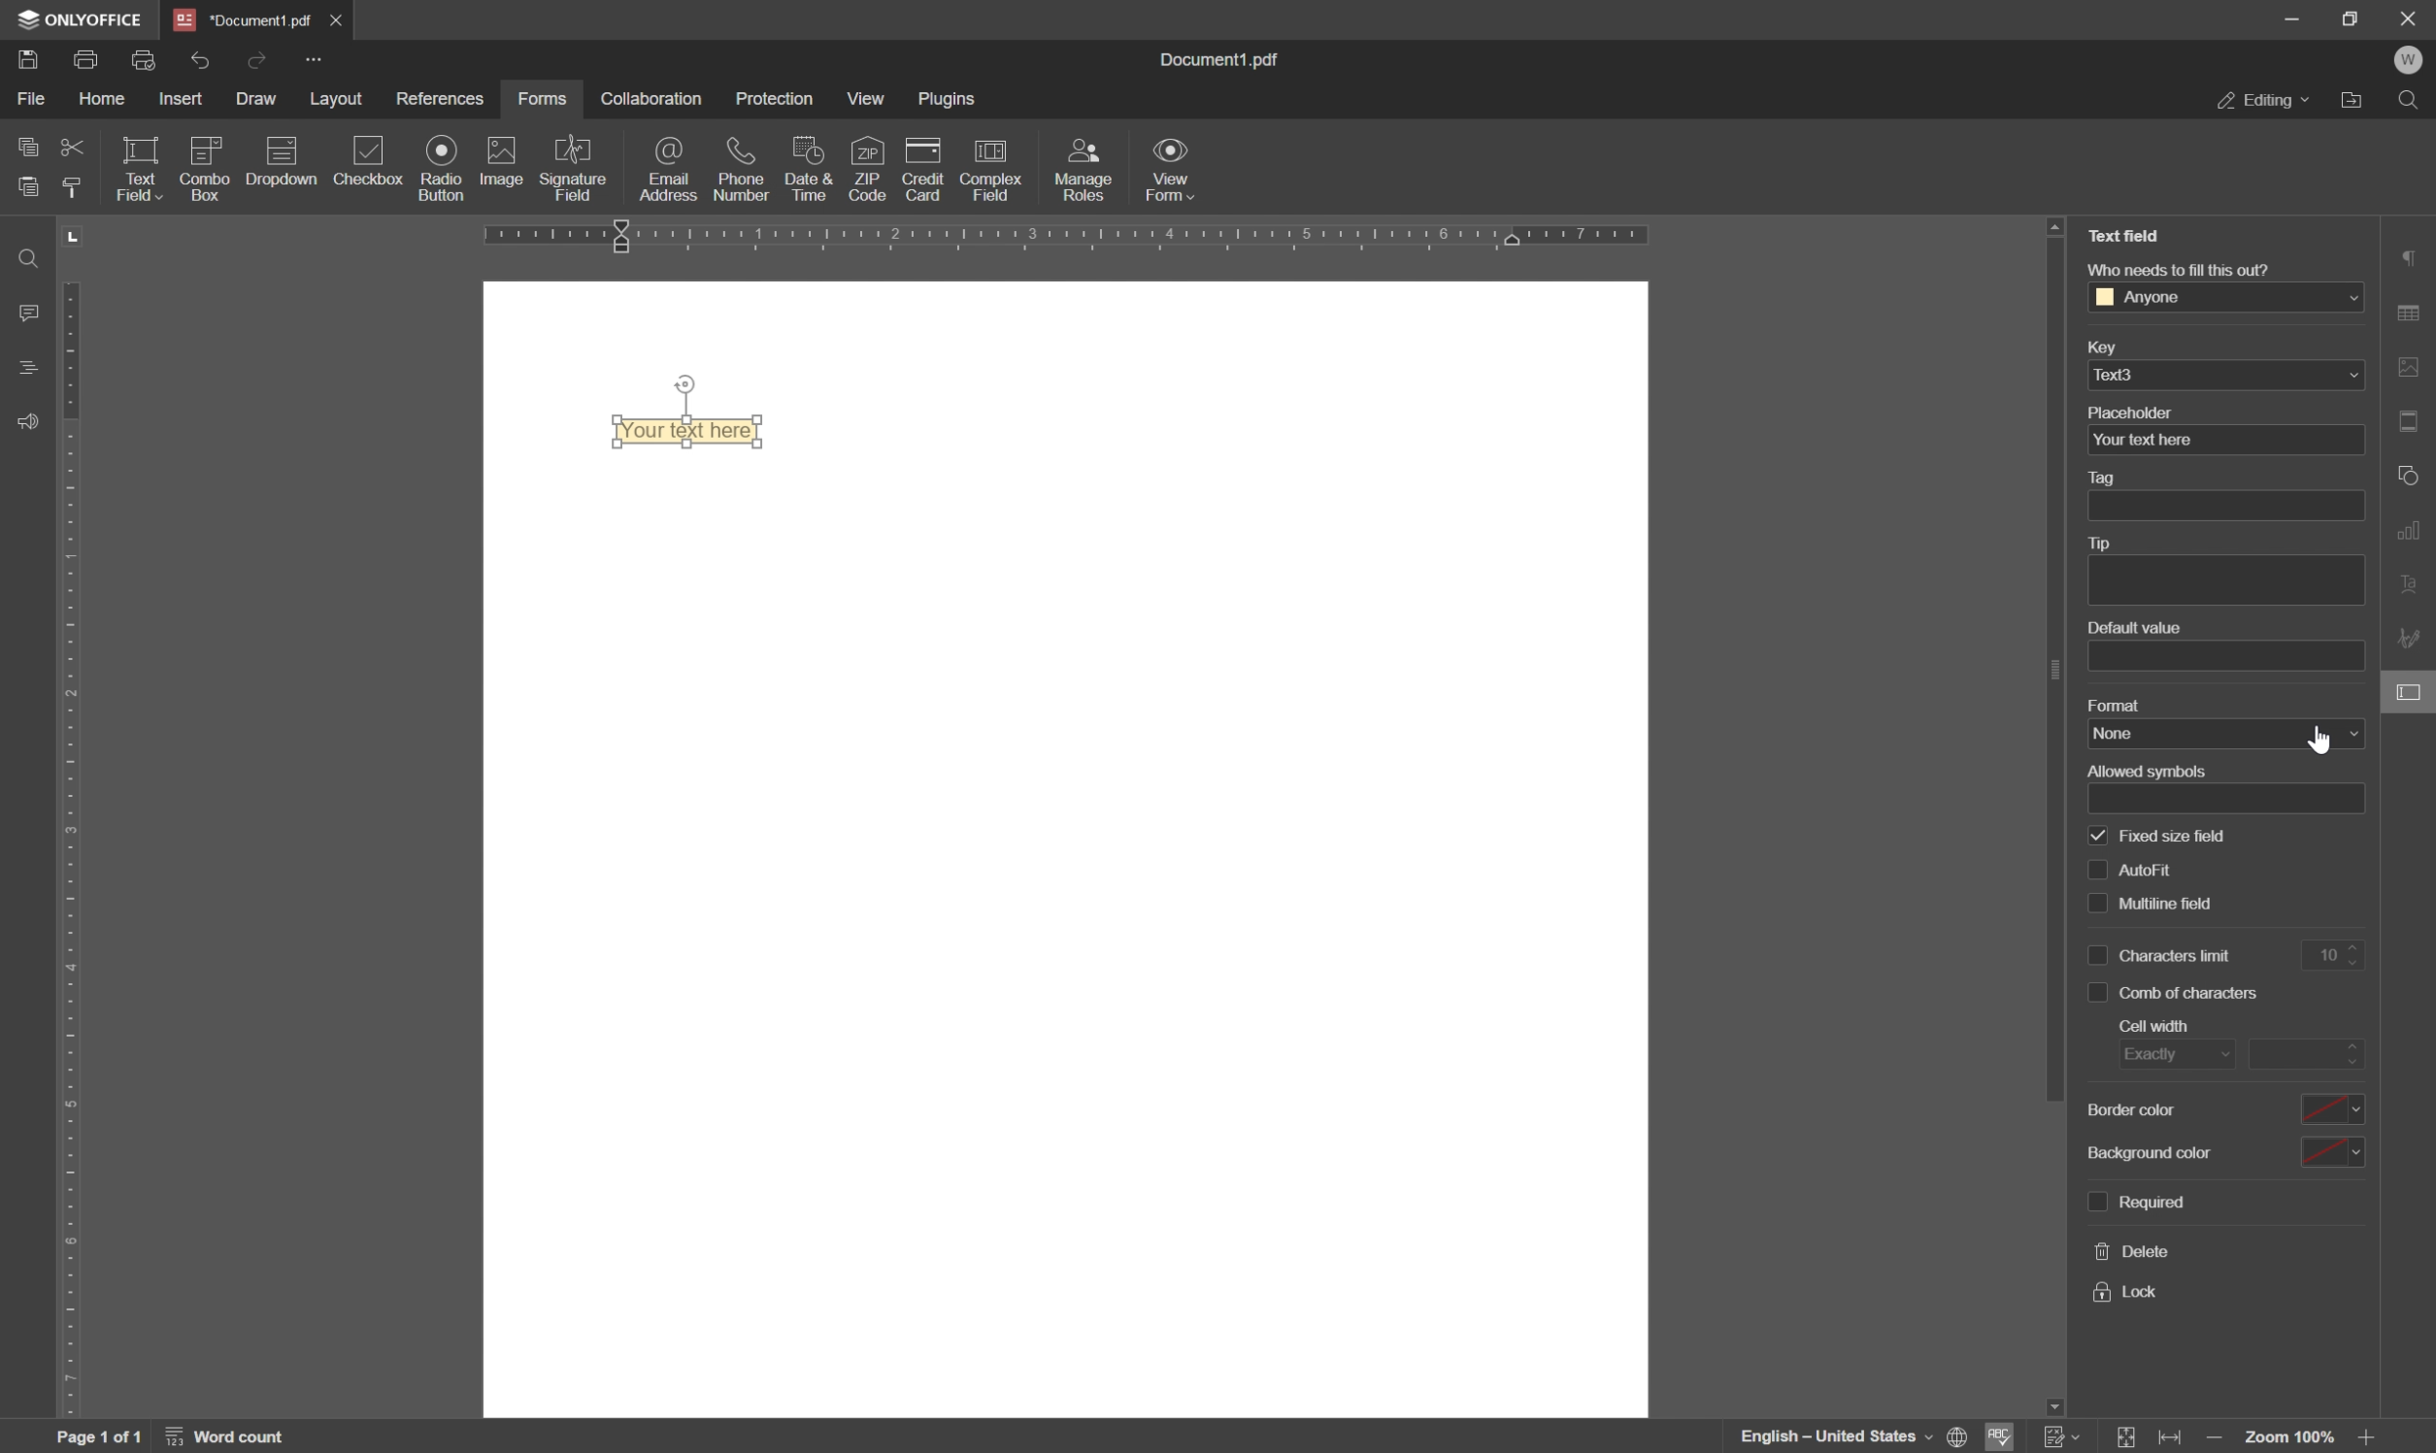 Image resolution: width=2436 pixels, height=1453 pixels. Describe the element at coordinates (2170, 1056) in the screenshot. I see `exactly` at that location.